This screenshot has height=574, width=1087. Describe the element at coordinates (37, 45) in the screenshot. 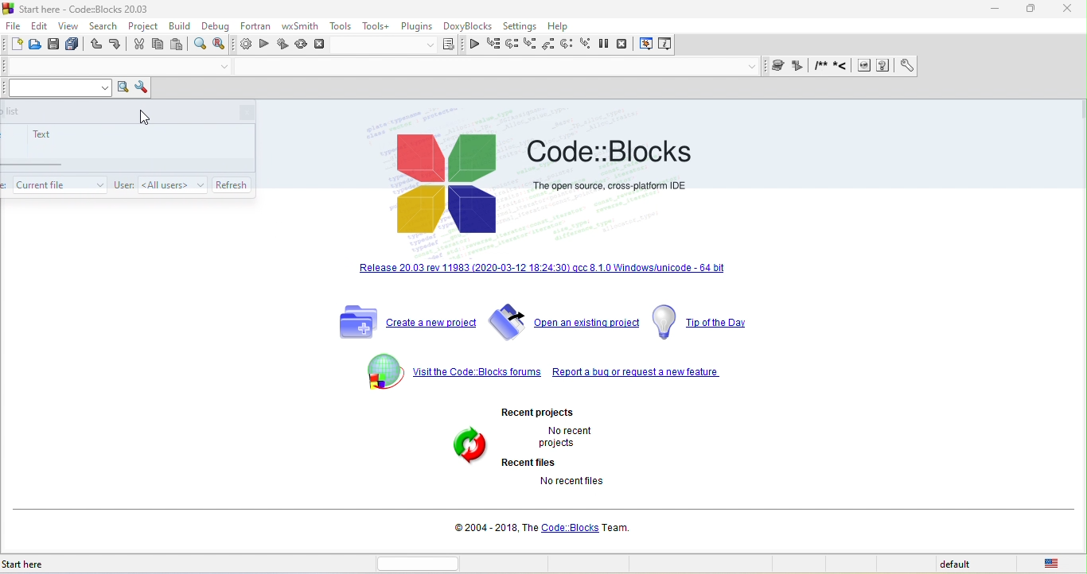

I see `open` at that location.